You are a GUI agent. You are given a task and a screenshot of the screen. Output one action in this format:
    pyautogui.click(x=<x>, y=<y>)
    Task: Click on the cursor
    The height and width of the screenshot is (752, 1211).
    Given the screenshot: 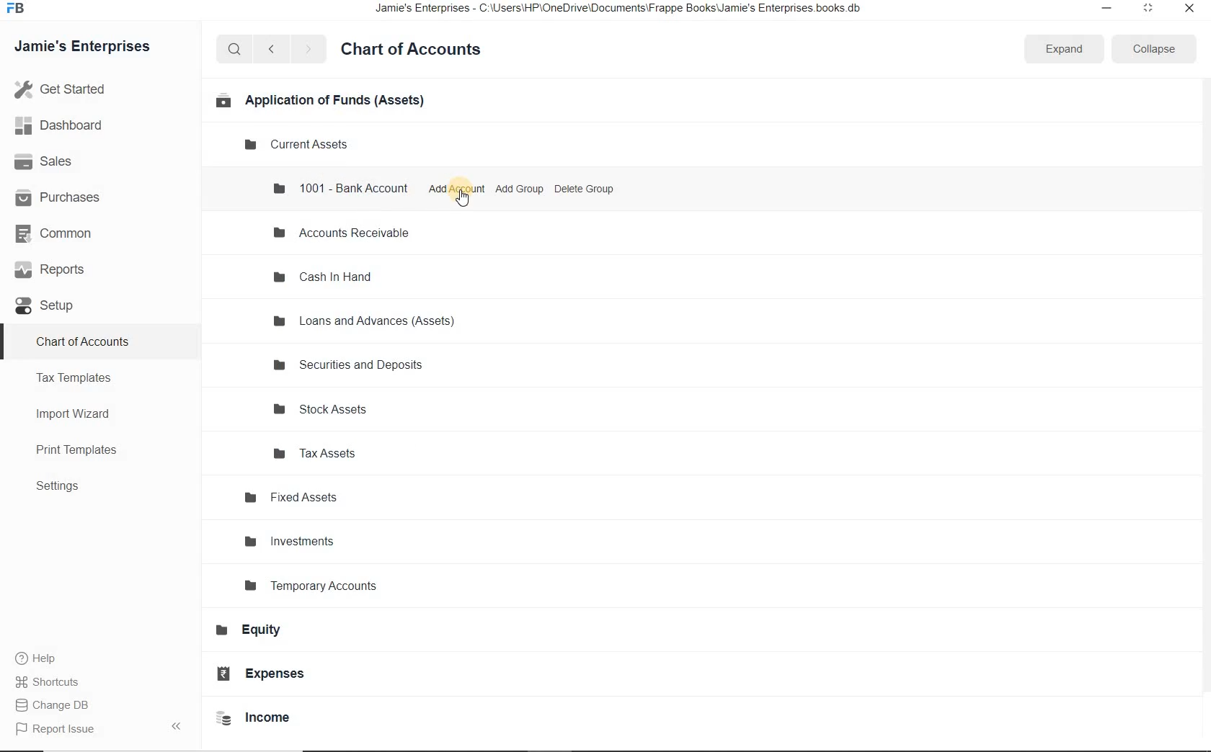 What is the action you would take?
    pyautogui.click(x=463, y=200)
    